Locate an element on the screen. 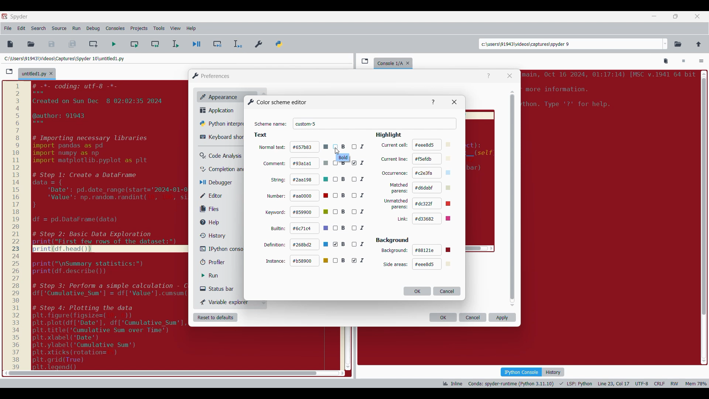 This screenshot has height=399, width=709. code is located at coordinates (111, 225).